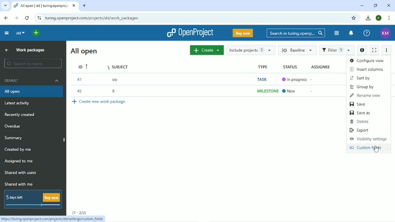 This screenshot has width=395, height=222. Describe the element at coordinates (364, 87) in the screenshot. I see `Group by` at that location.